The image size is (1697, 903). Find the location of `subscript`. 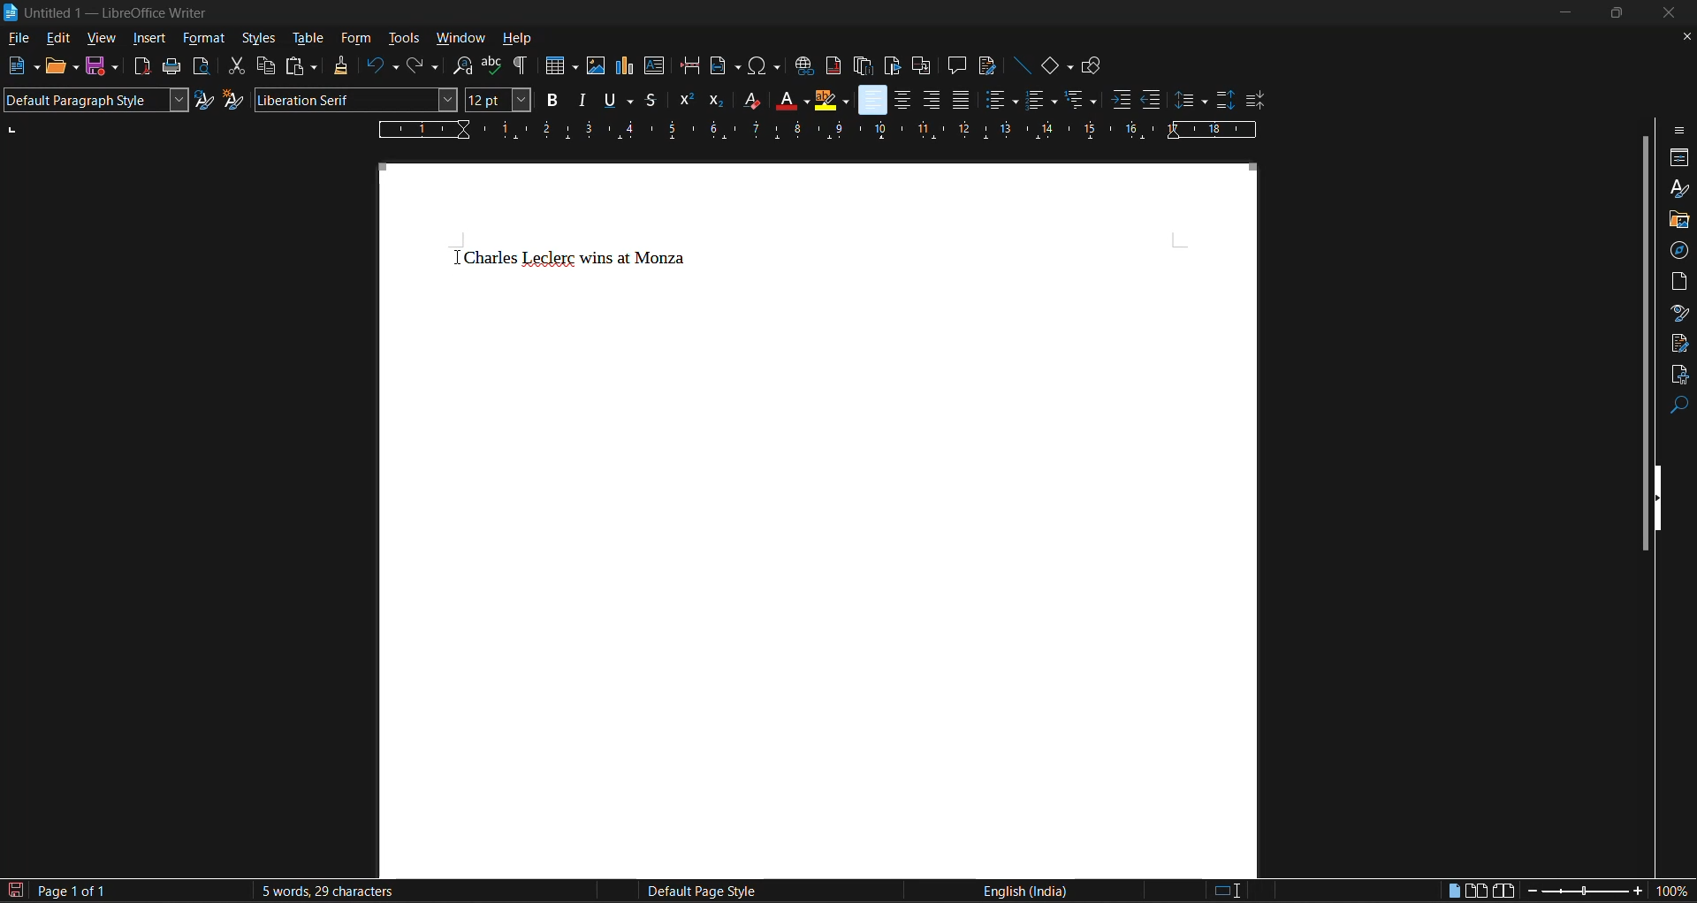

subscript is located at coordinates (718, 101).